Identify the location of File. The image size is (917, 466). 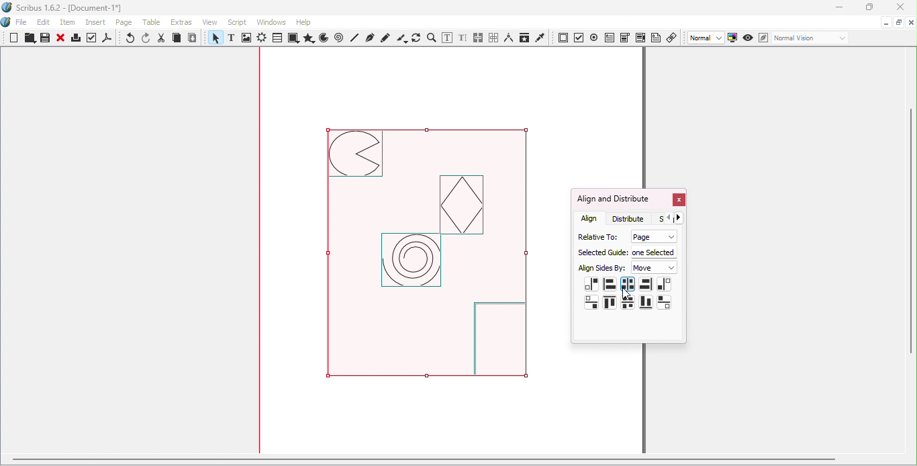
(21, 23).